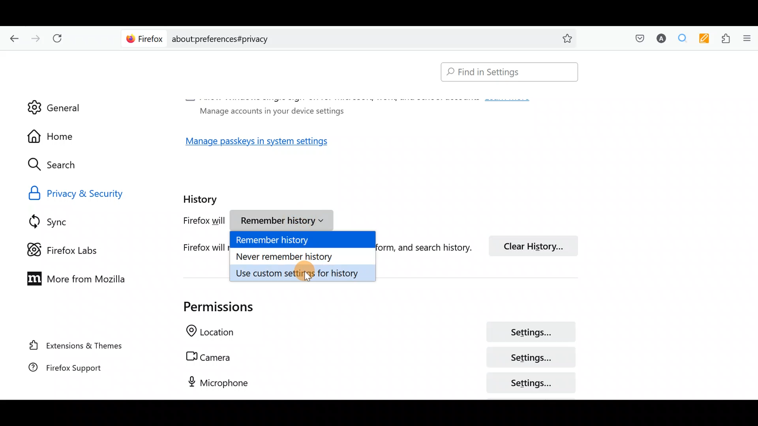  Describe the element at coordinates (376, 333) in the screenshot. I see `Location settings` at that location.